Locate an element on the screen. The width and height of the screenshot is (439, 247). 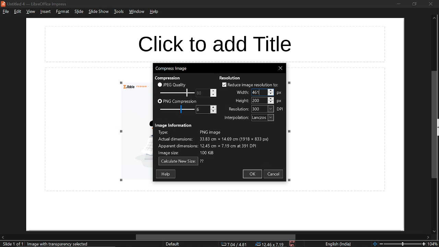
text is located at coordinates (230, 77).